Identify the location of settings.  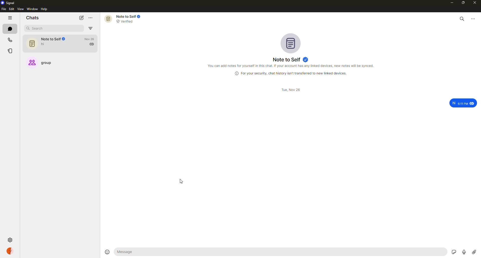
(10, 239).